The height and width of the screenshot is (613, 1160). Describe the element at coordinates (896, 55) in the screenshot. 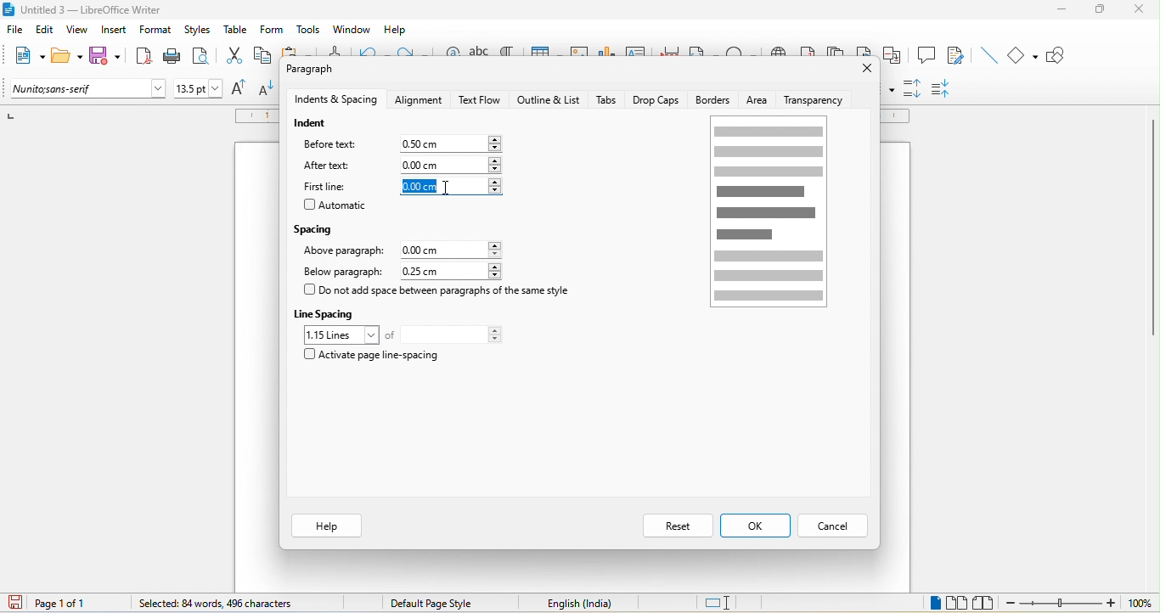

I see `cross reference` at that location.